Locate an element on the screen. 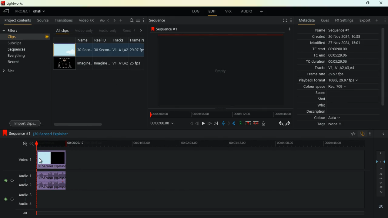 Image resolution: width=388 pixels, height=218 pixels. audio only is located at coordinates (108, 30).